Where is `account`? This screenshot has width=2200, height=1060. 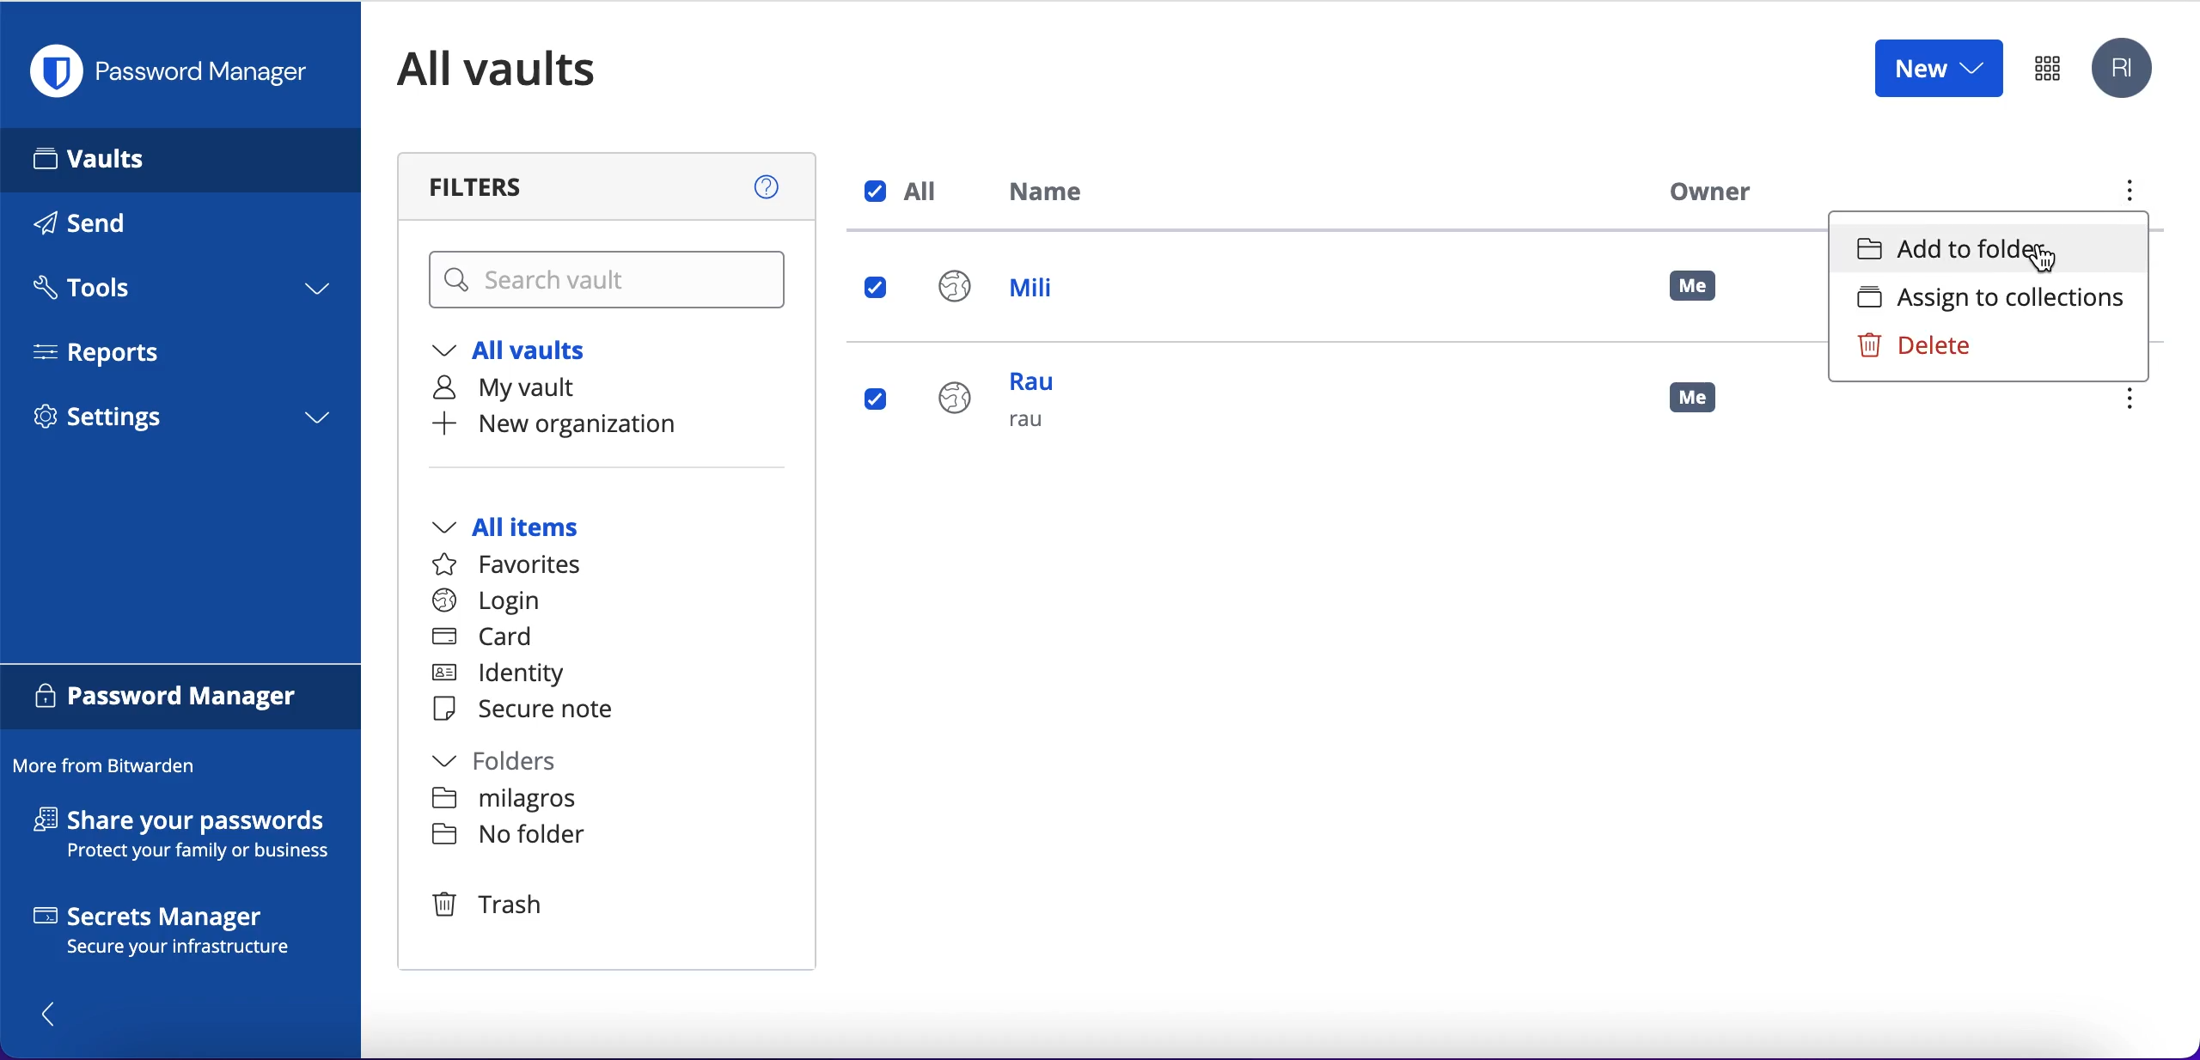 account is located at coordinates (2126, 70).